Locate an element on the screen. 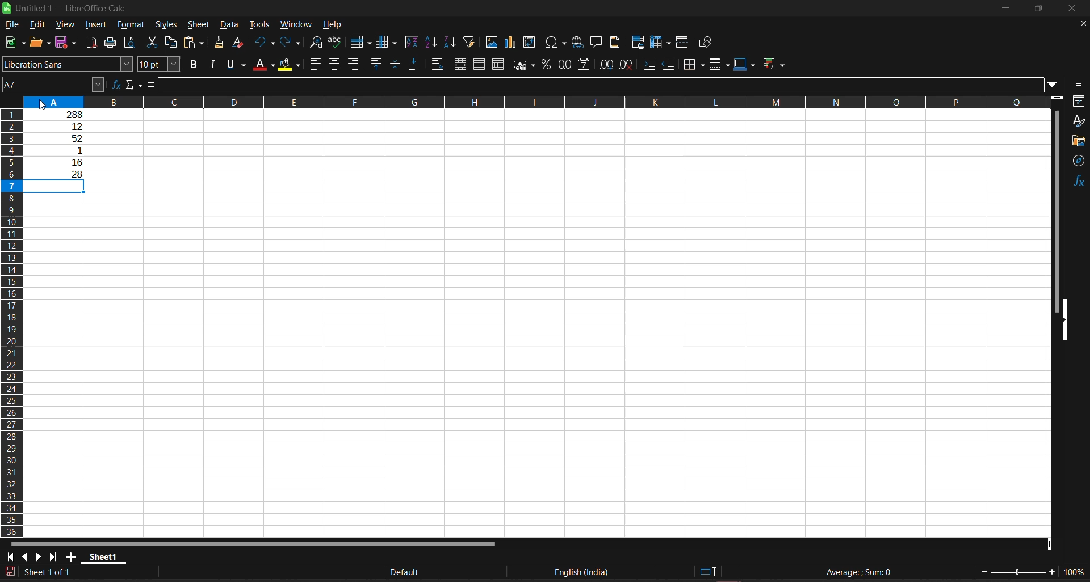 This screenshot has width=1090, height=582. align center is located at coordinates (335, 64).